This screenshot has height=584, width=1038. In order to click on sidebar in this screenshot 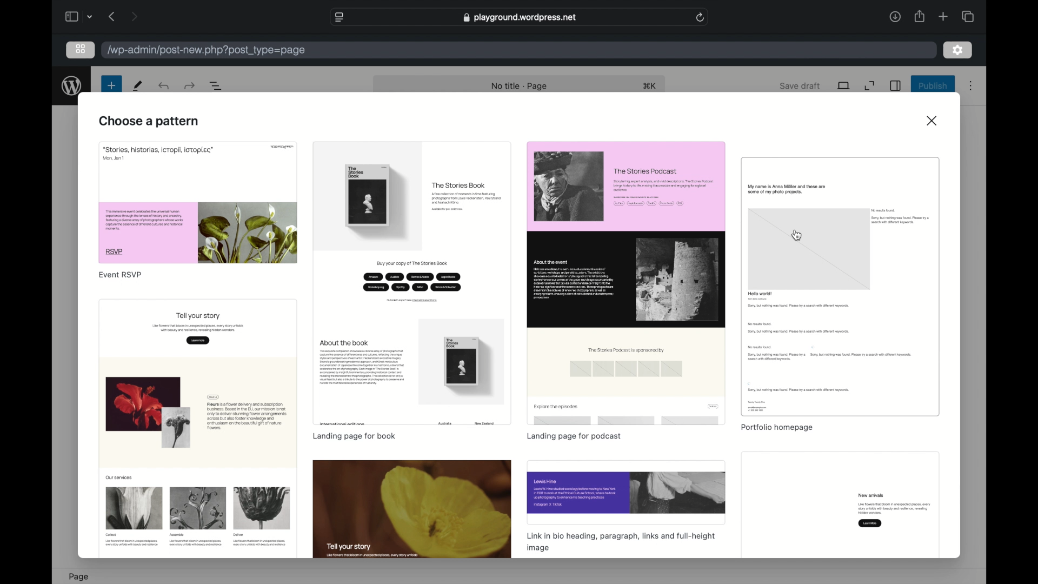, I will do `click(71, 16)`.